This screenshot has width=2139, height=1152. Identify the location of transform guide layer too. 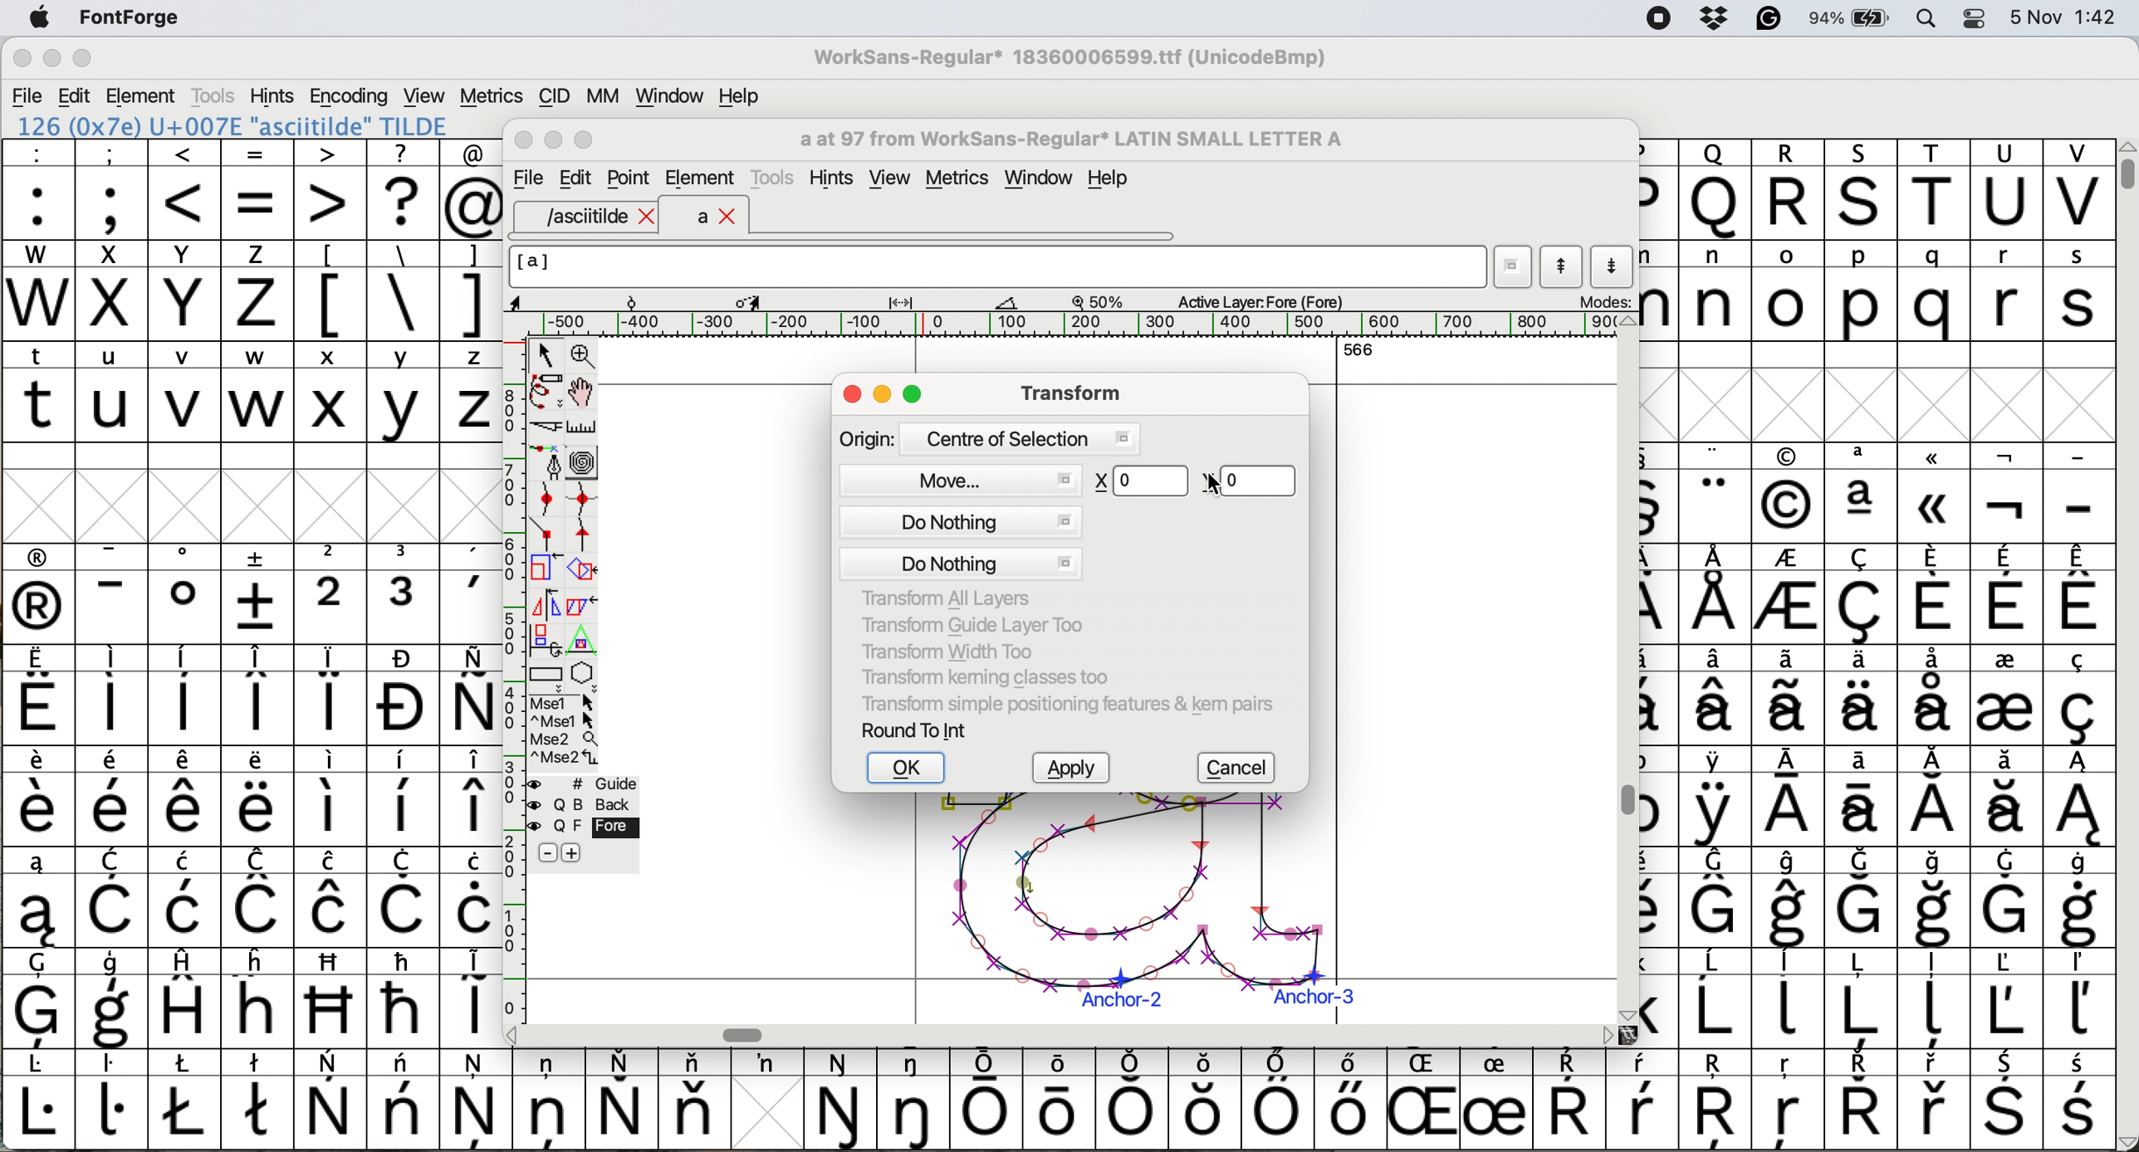
(966, 623).